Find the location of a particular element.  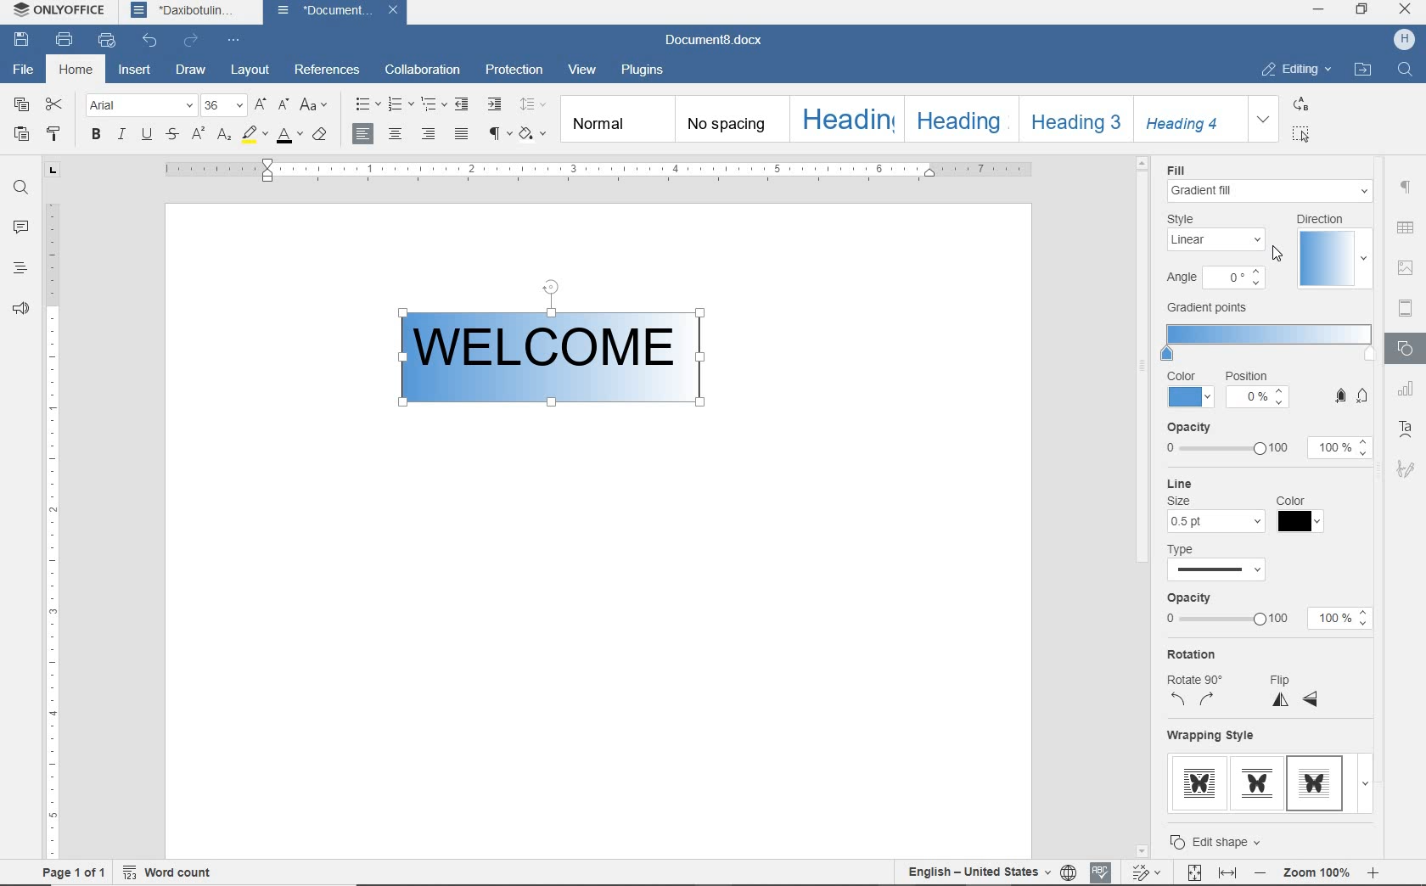

INSERT is located at coordinates (135, 71).